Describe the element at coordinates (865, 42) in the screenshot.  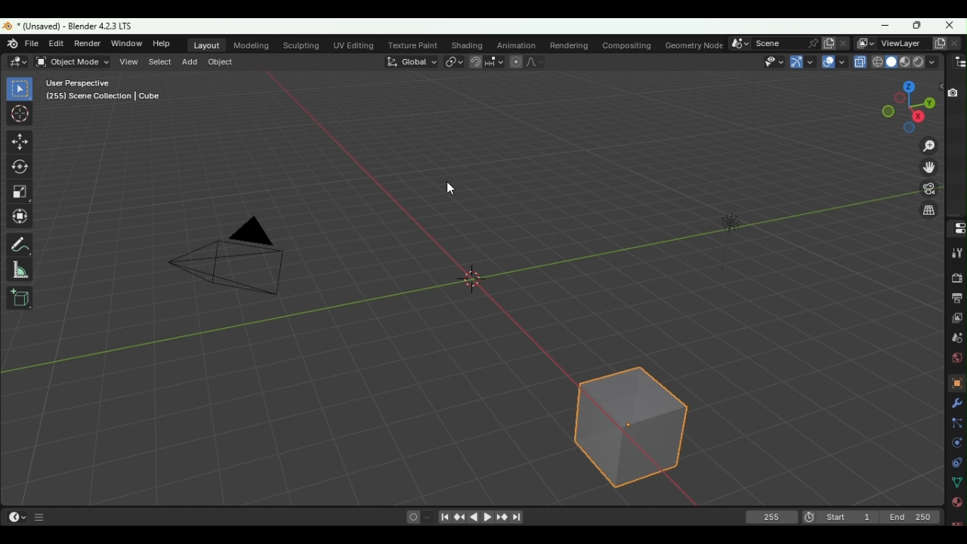
I see `The active workspace view layer showing in the window` at that location.